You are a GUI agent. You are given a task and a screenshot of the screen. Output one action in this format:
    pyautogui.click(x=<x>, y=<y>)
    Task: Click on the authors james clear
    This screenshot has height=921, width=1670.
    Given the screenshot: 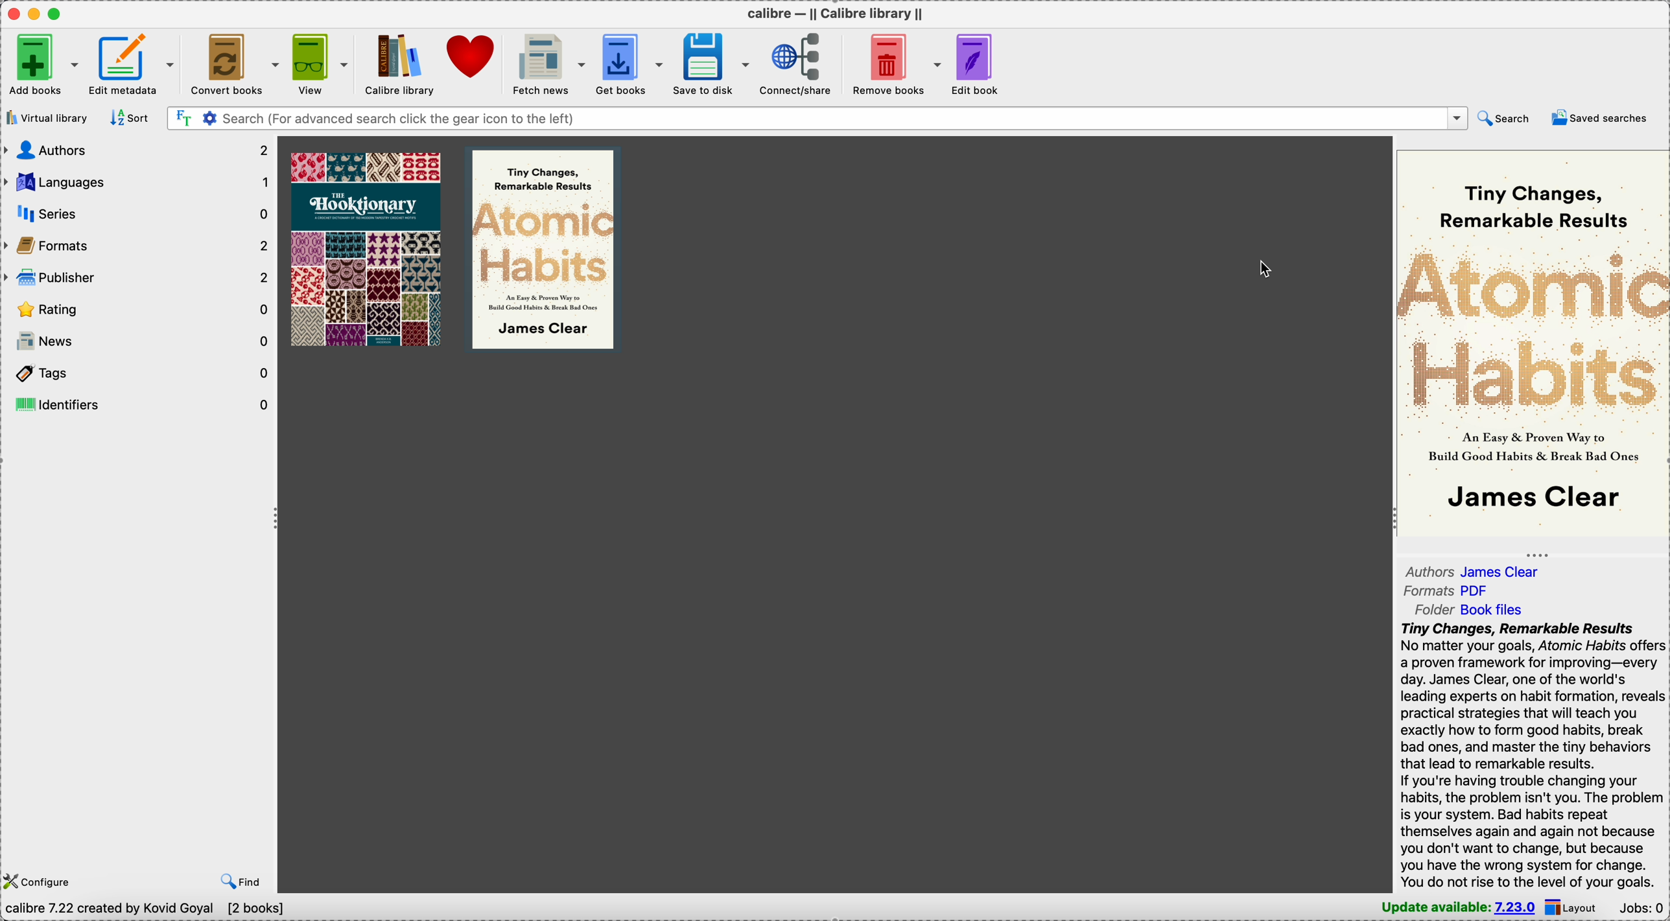 What is the action you would take?
    pyautogui.click(x=1472, y=571)
    